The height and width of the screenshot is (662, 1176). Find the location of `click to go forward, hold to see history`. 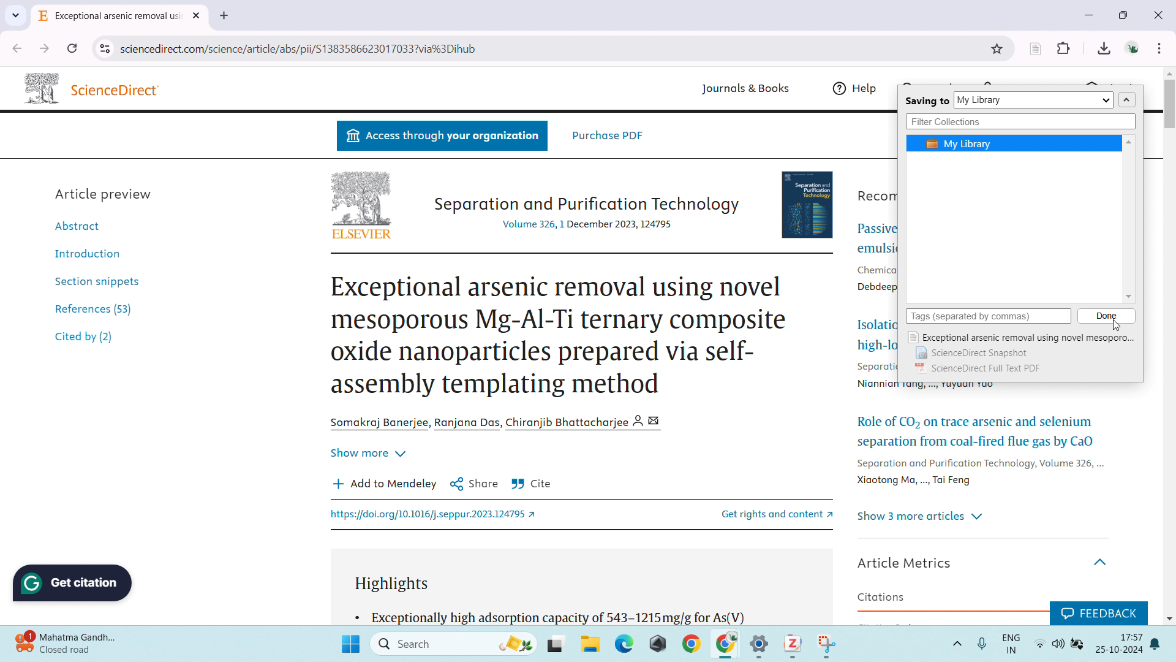

click to go forward, hold to see history is located at coordinates (44, 48).